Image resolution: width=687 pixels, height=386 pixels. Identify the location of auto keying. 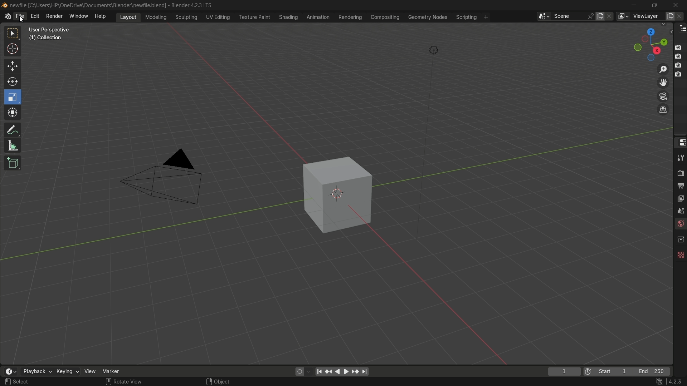
(298, 371).